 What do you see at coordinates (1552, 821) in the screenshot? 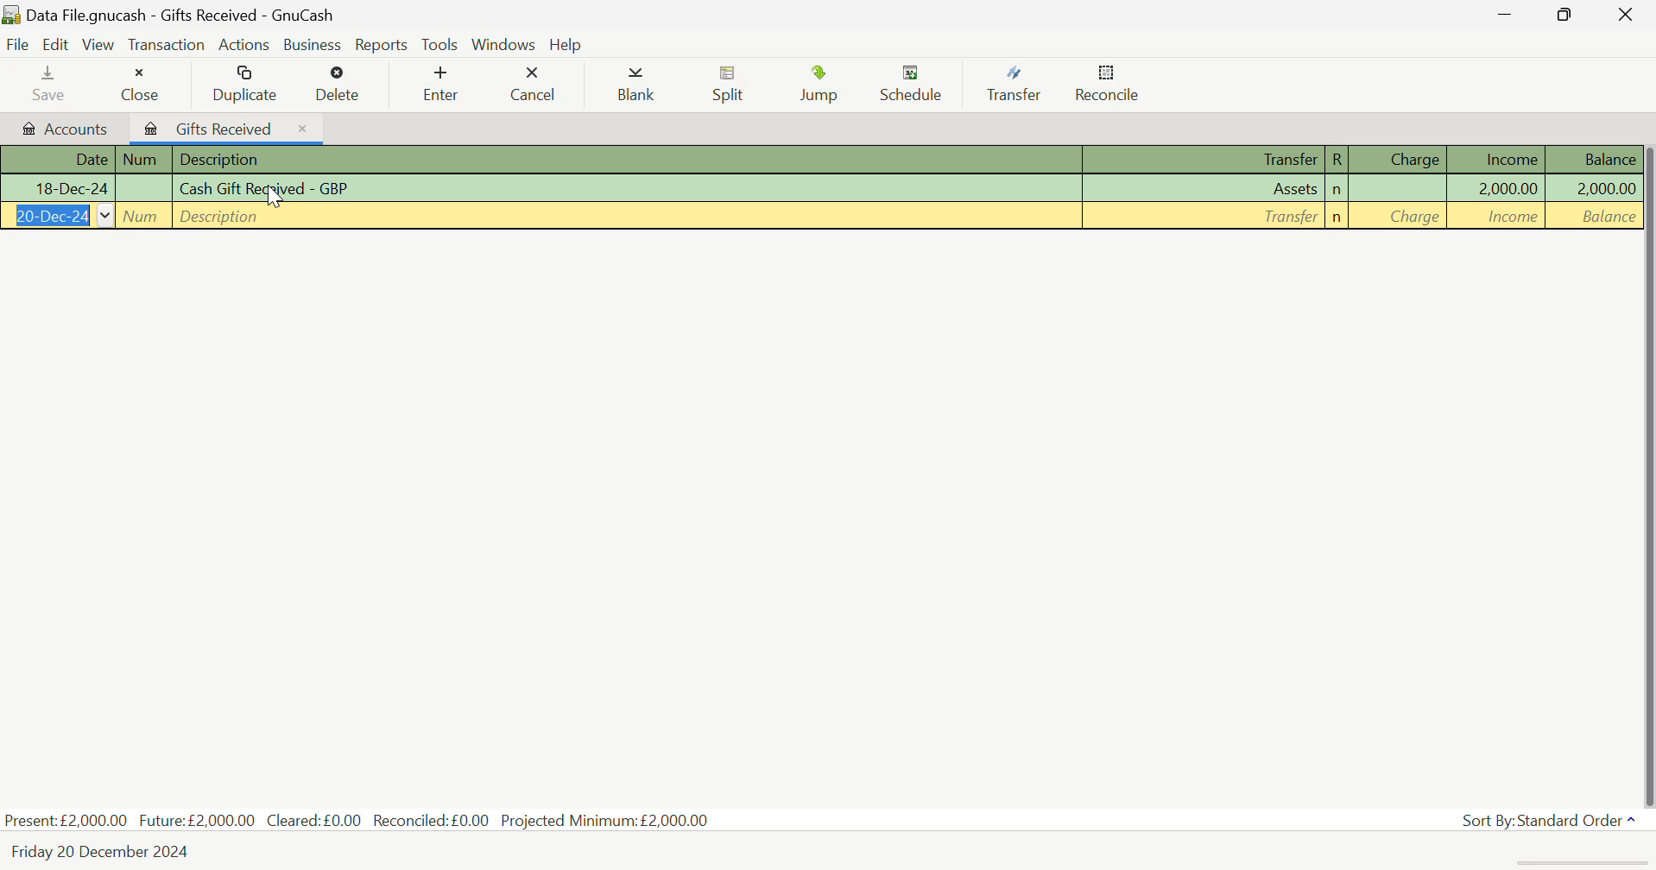
I see `Sort By: Standard Order` at bounding box center [1552, 821].